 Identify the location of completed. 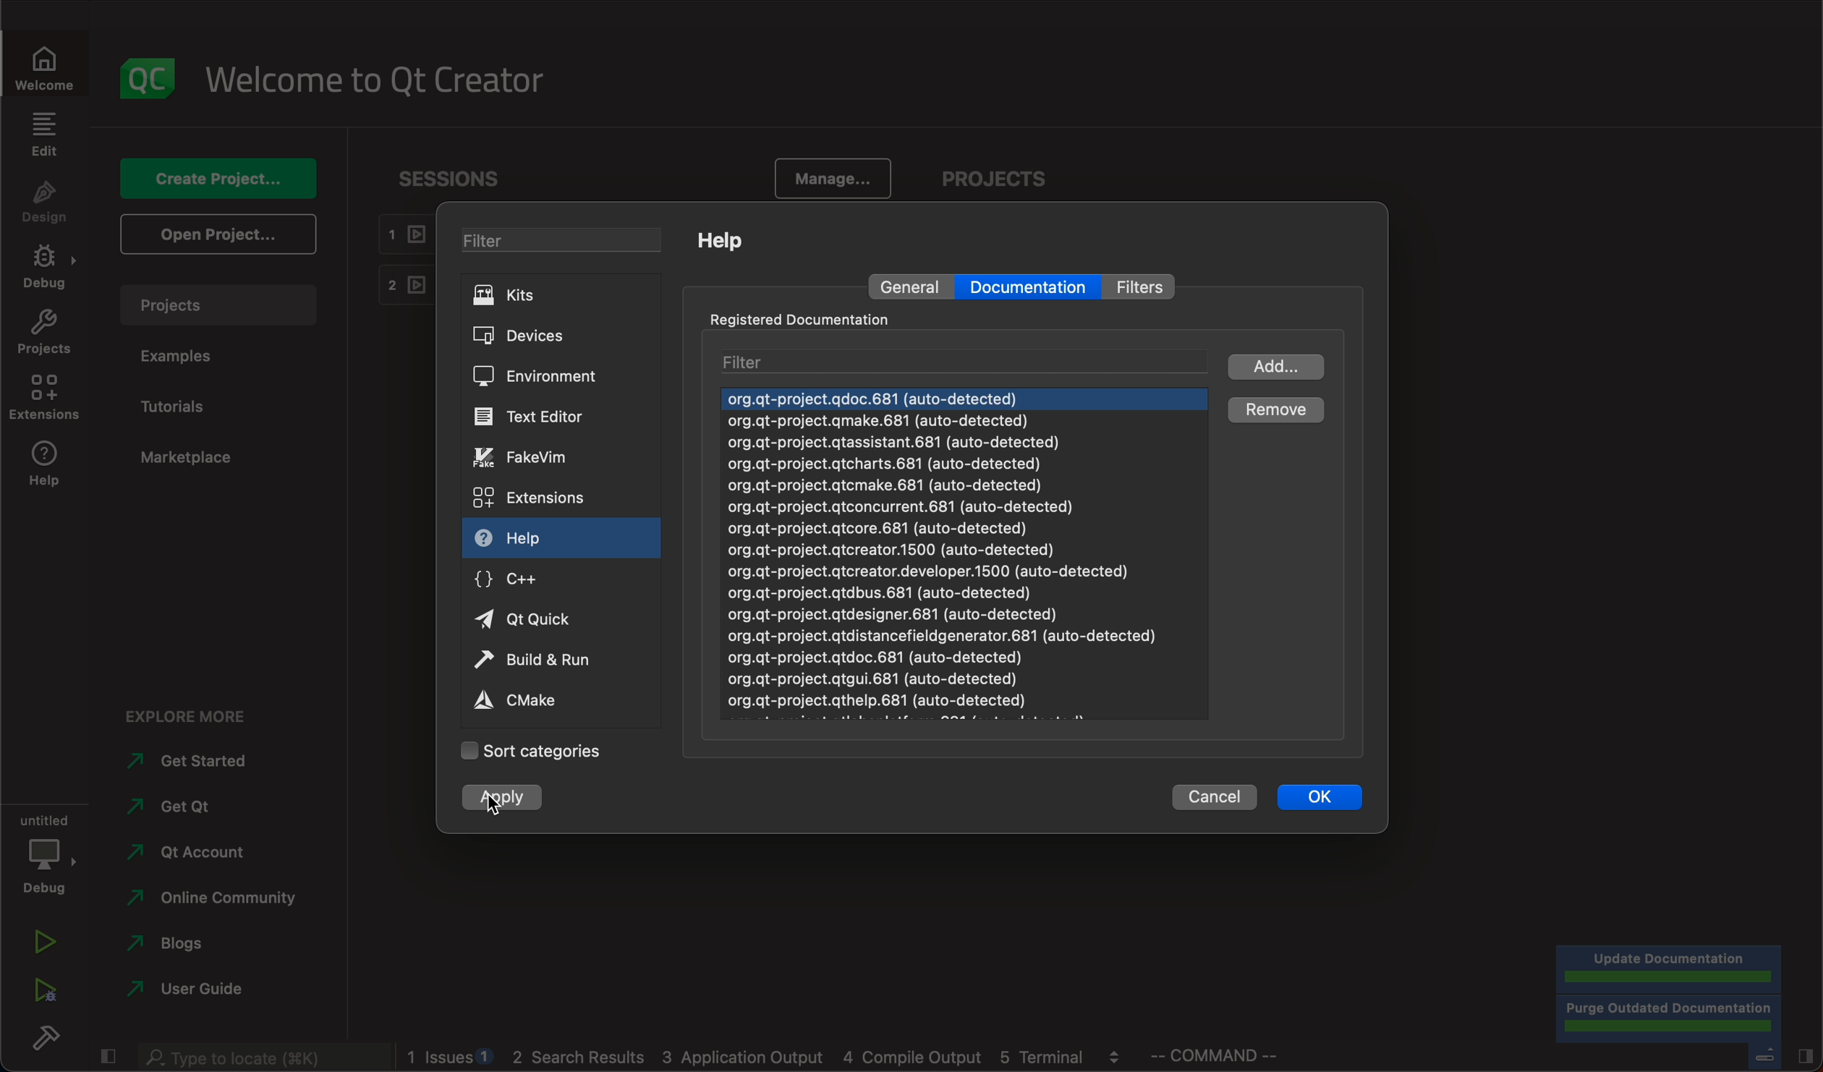
(1668, 996).